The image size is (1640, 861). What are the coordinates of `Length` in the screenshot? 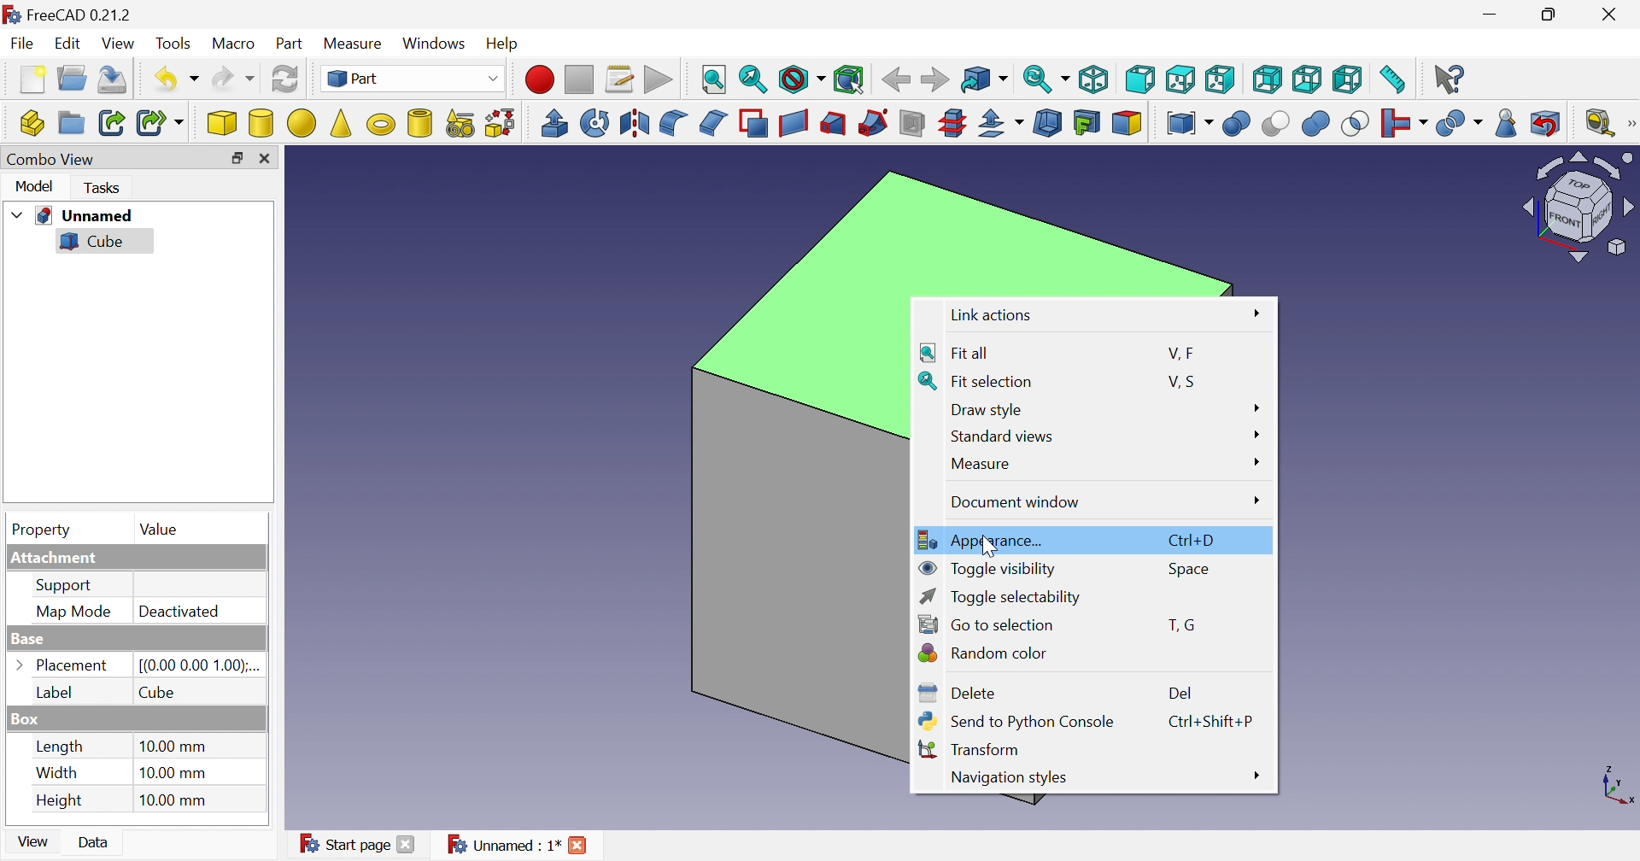 It's located at (60, 747).